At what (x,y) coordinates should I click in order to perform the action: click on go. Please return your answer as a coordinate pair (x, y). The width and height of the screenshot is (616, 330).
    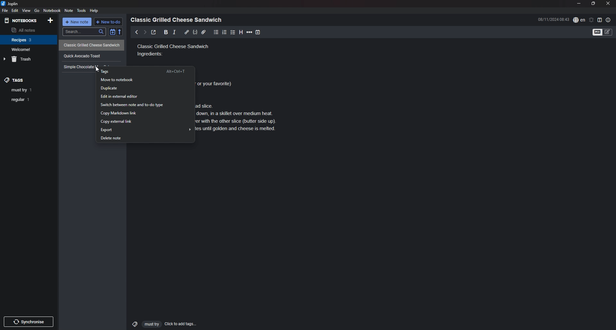
    Looking at the image, I should click on (37, 10).